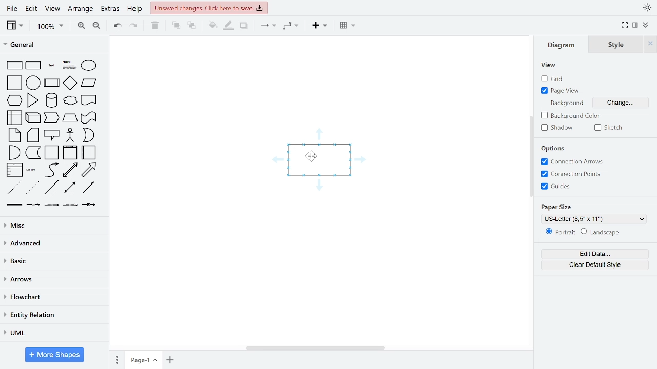 This screenshot has height=369, width=657. I want to click on flowchart, so click(53, 298).